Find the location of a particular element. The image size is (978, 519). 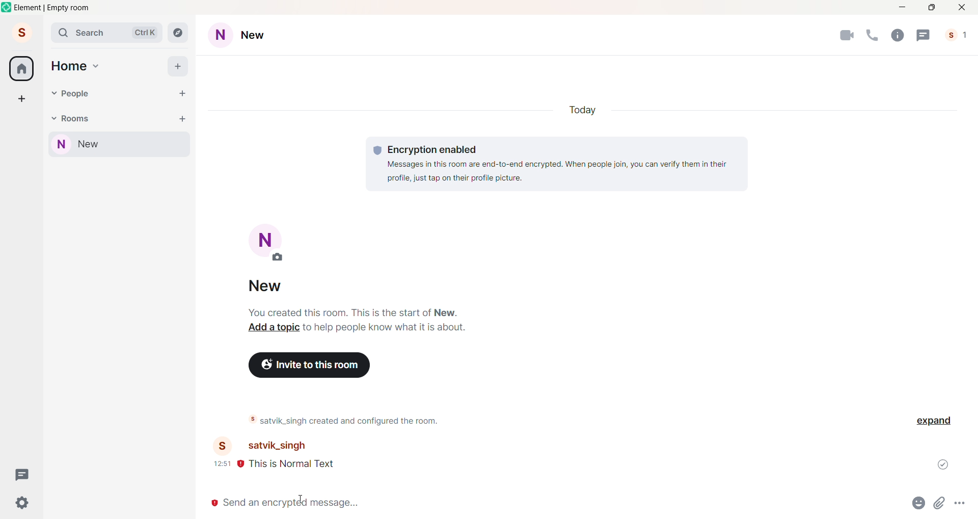

Room Drop down is located at coordinates (53, 119).